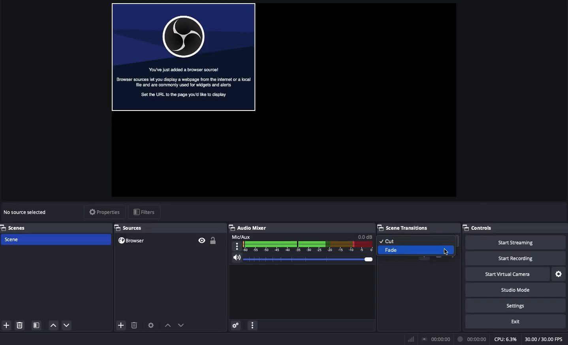 The image size is (568, 345). Describe the element at coordinates (25, 212) in the screenshot. I see `No source selected` at that location.